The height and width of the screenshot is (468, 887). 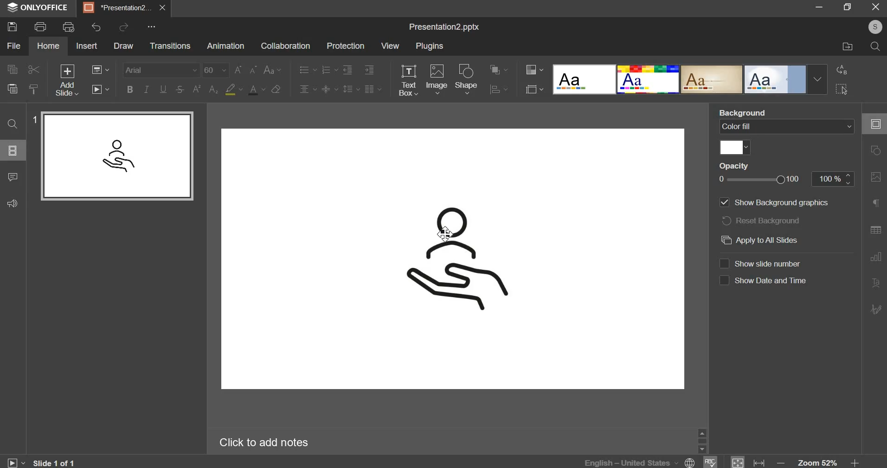 I want to click on print preview, so click(x=69, y=27).